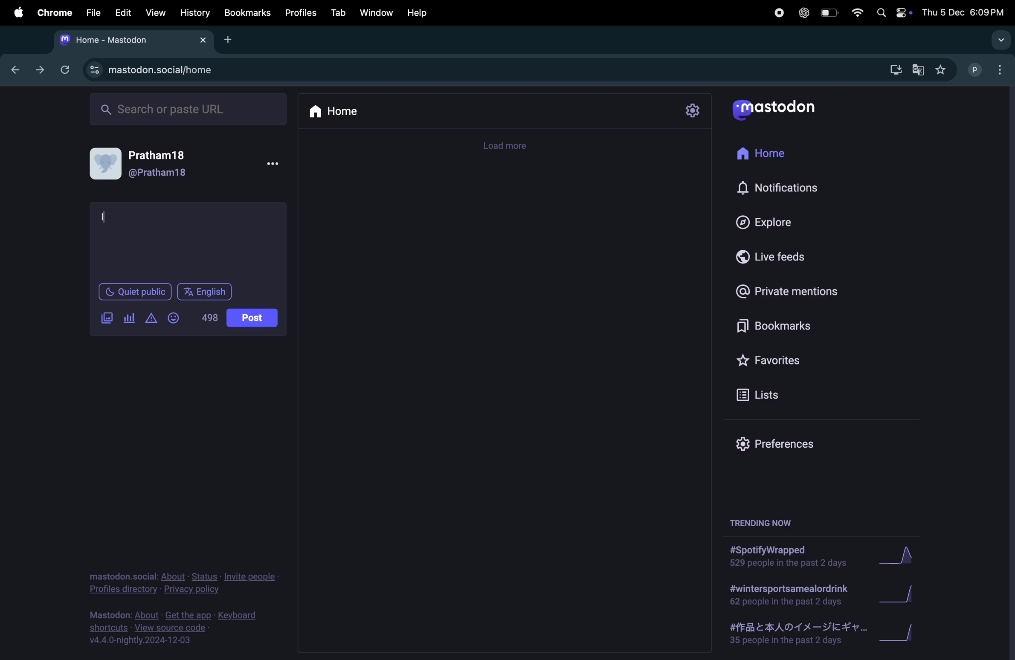 This screenshot has height=660, width=1015. I want to click on date and time, so click(965, 12).